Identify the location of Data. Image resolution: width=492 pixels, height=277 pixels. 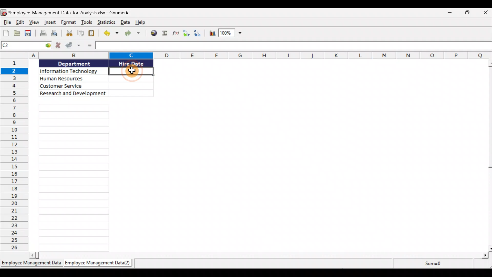
(125, 23).